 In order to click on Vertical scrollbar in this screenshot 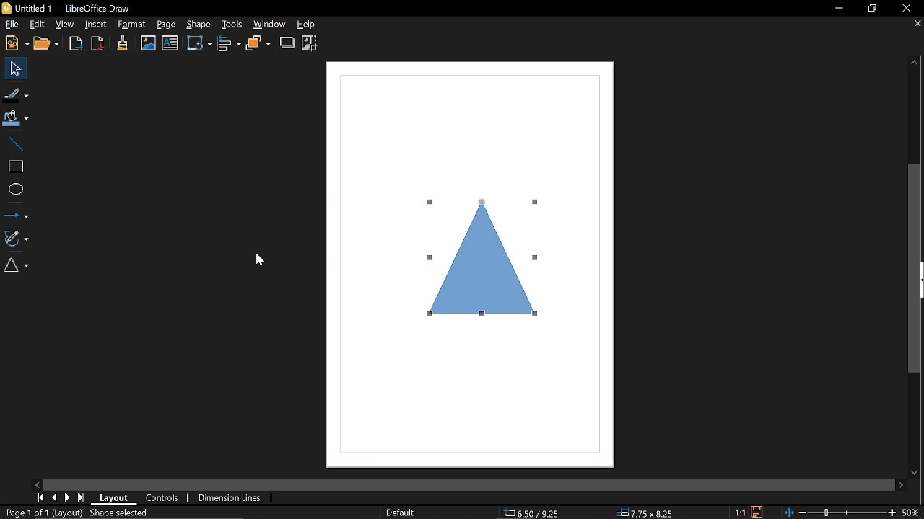, I will do `click(916, 269)`.